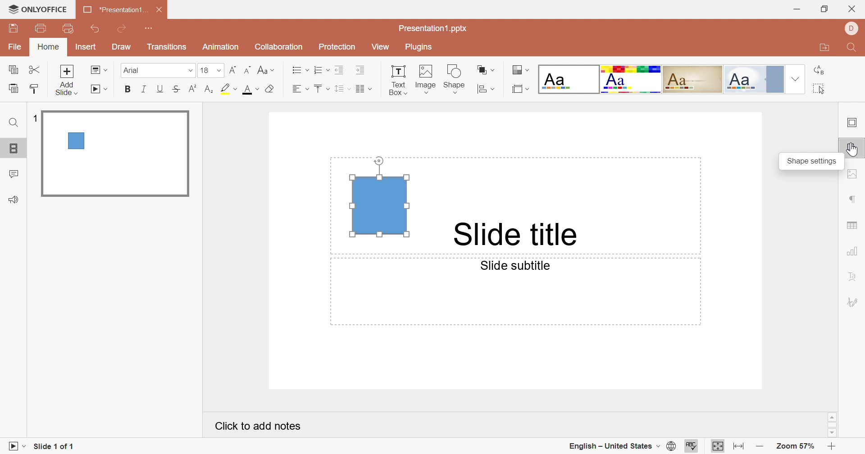 This screenshot has width=865, height=454. I want to click on Animation, so click(223, 46).